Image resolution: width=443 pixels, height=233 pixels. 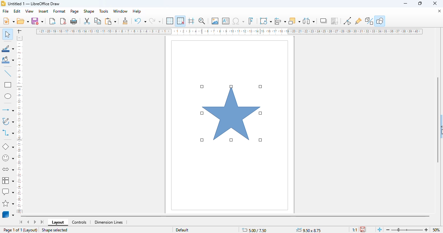 What do you see at coordinates (58, 222) in the screenshot?
I see `layout` at bounding box center [58, 222].